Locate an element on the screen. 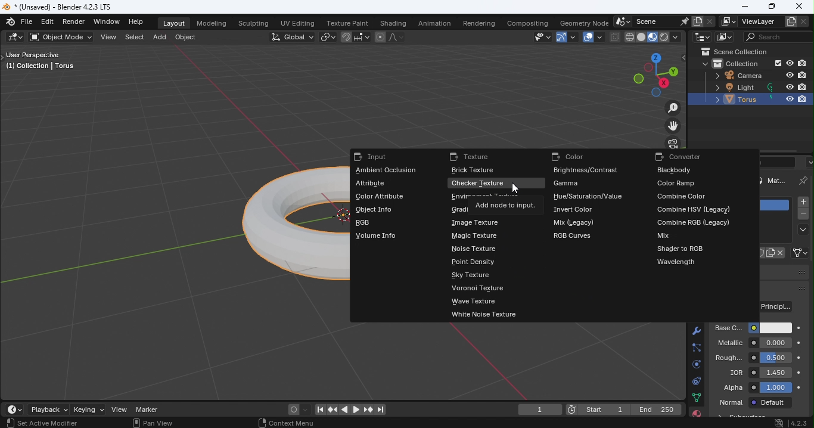 The image size is (814, 428). Anime property is located at coordinates (801, 343).